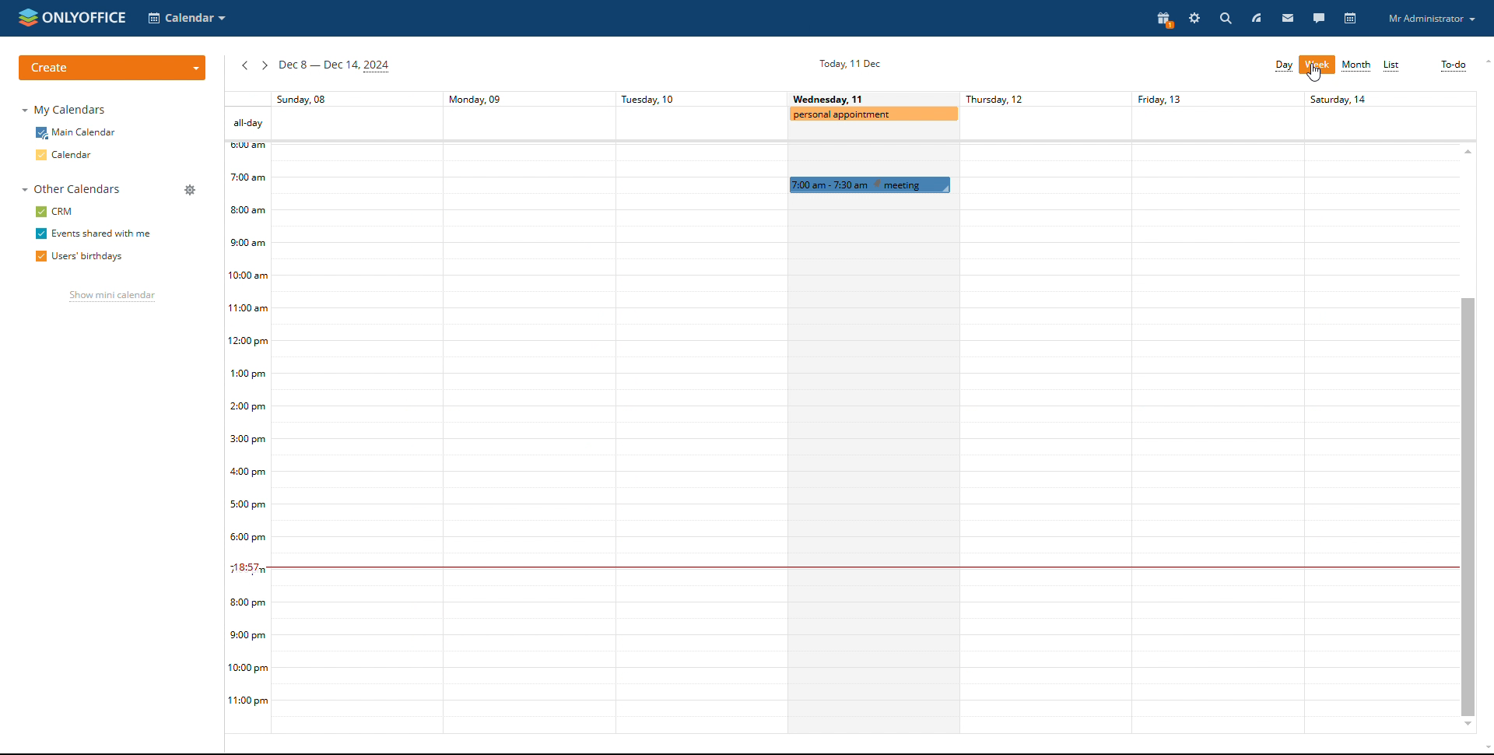 This screenshot has width=1494, height=755. I want to click on main calendar, so click(75, 133).